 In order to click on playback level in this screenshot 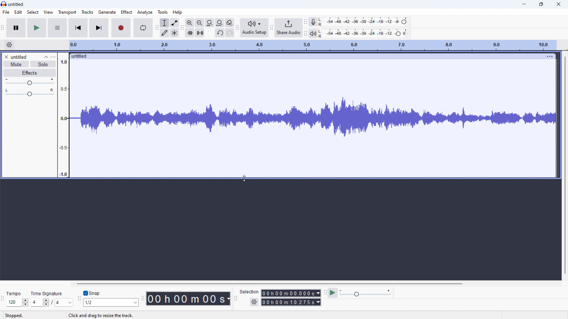, I will do `click(364, 33)`.